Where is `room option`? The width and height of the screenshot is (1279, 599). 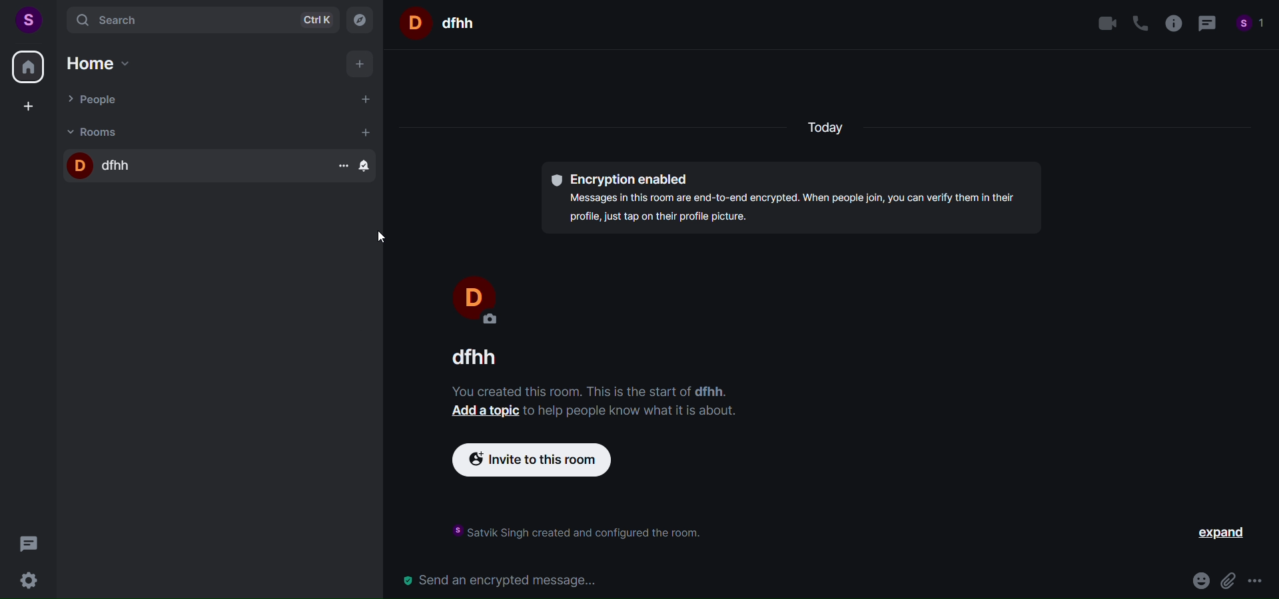 room option is located at coordinates (339, 166).